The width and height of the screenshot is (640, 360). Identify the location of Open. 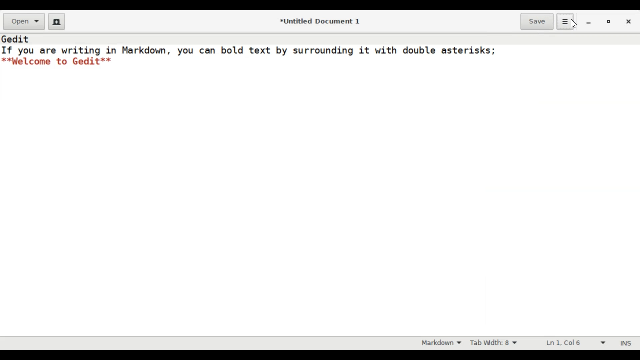
(23, 22).